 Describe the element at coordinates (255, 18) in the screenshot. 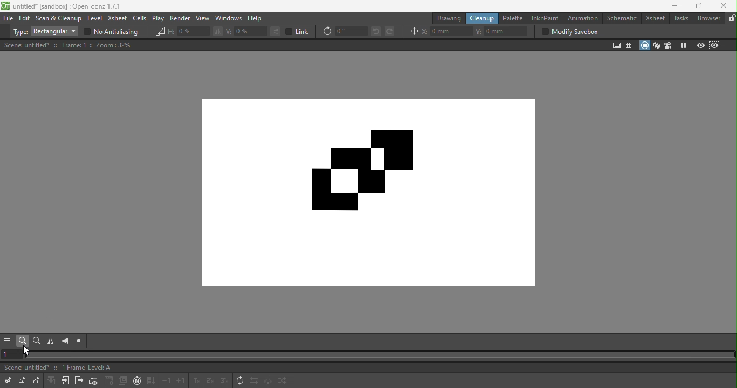

I see `Help` at that location.